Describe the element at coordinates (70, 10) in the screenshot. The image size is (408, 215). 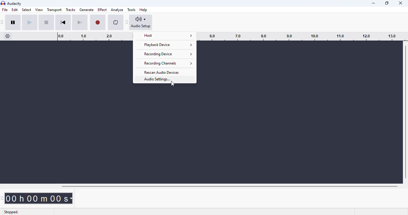
I see `tracks` at that location.